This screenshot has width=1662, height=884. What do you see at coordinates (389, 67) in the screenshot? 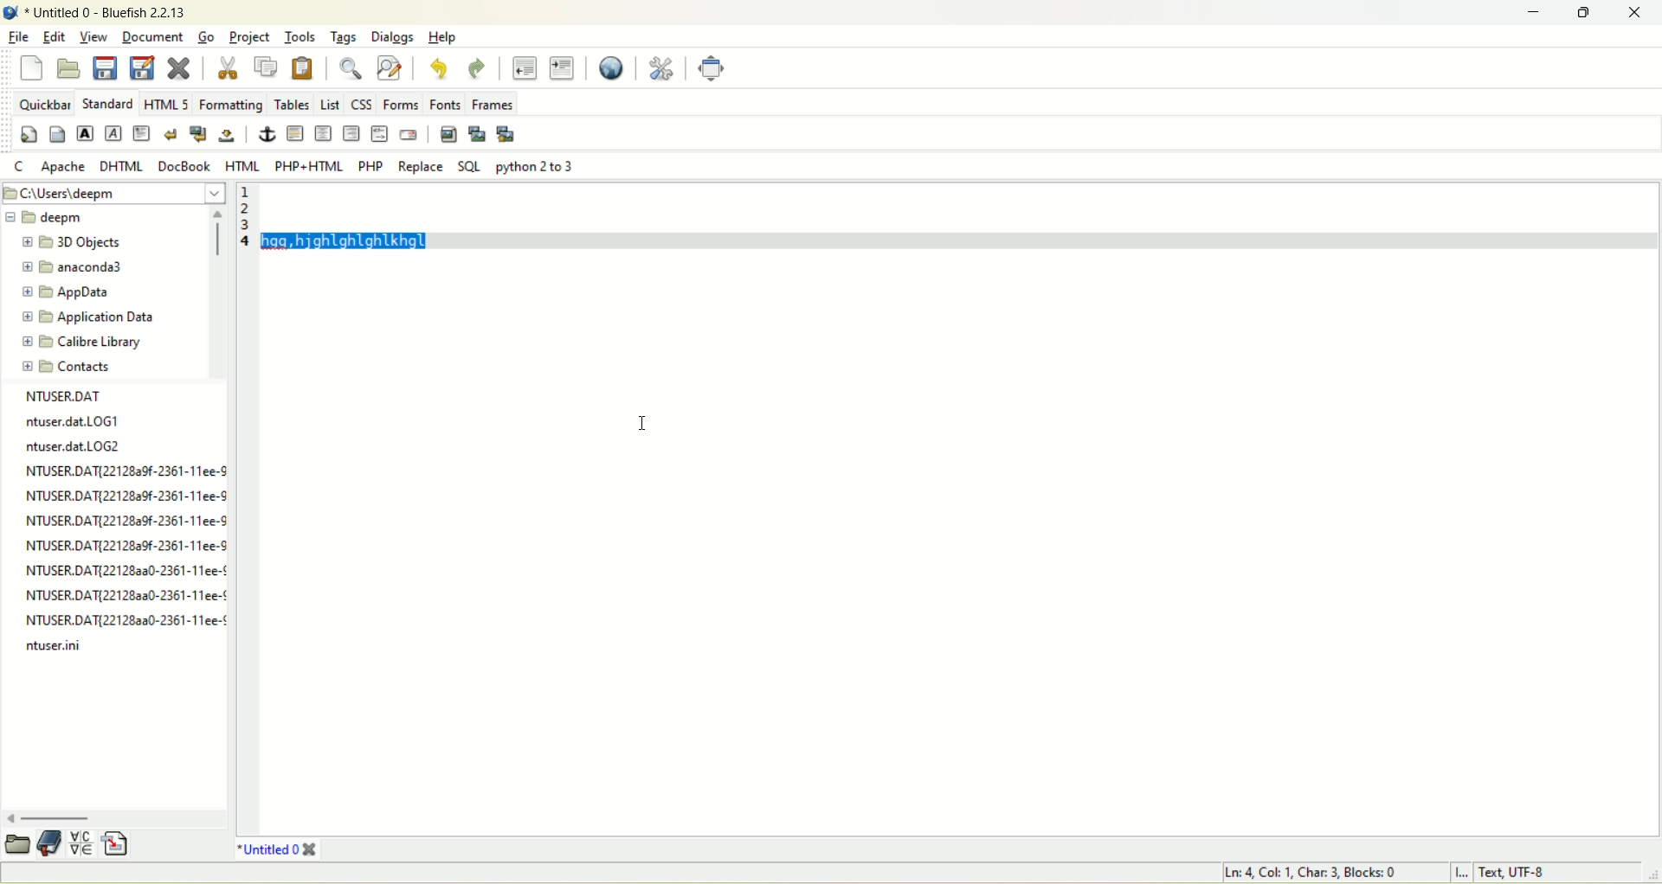
I see `find and replace` at bounding box center [389, 67].